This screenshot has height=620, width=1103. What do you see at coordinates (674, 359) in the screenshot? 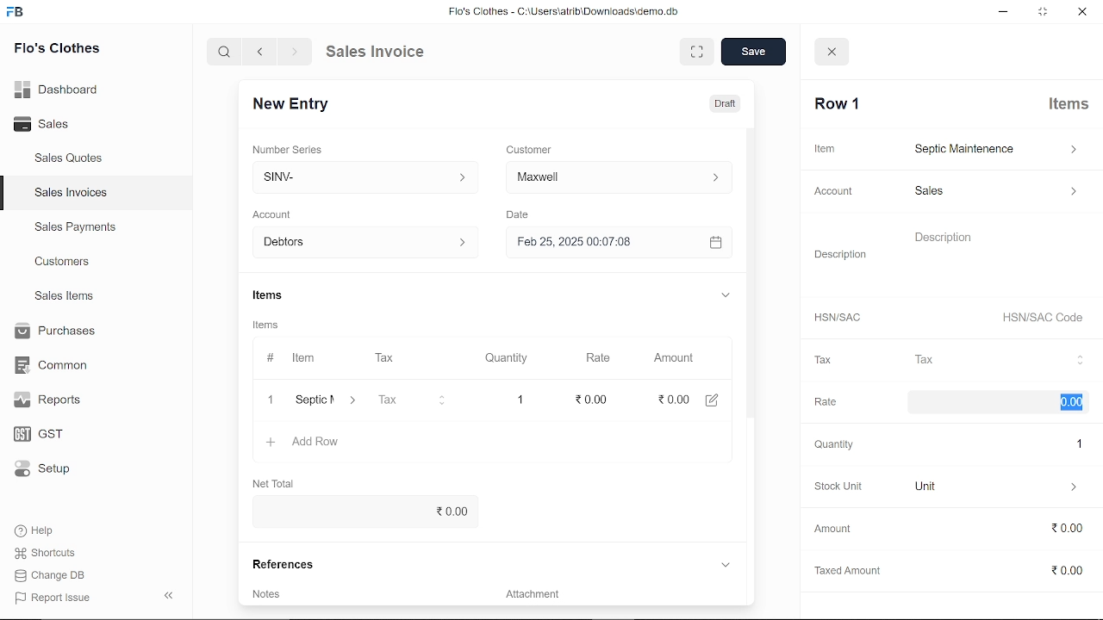
I see `Amount` at bounding box center [674, 359].